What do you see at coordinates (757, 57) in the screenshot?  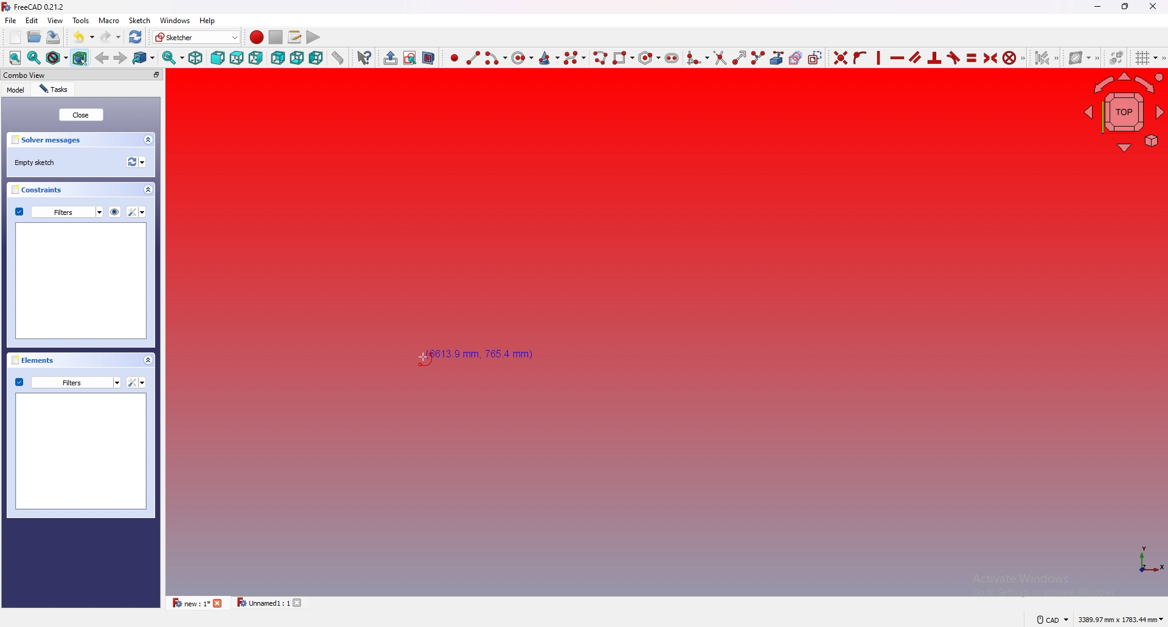 I see `split edge` at bounding box center [757, 57].